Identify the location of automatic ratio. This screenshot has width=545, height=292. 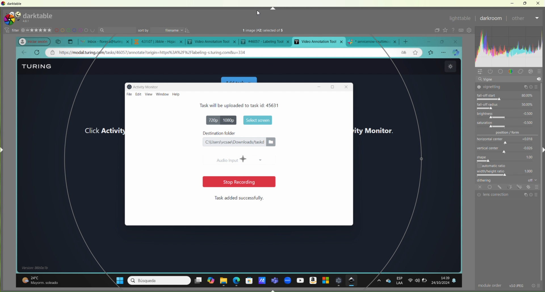
(502, 166).